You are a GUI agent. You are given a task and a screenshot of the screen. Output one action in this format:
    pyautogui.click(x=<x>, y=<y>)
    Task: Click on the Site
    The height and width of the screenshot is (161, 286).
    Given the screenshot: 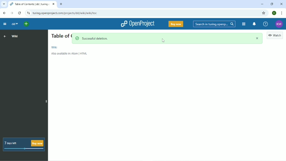 What is the action you would take?
    pyautogui.click(x=65, y=13)
    